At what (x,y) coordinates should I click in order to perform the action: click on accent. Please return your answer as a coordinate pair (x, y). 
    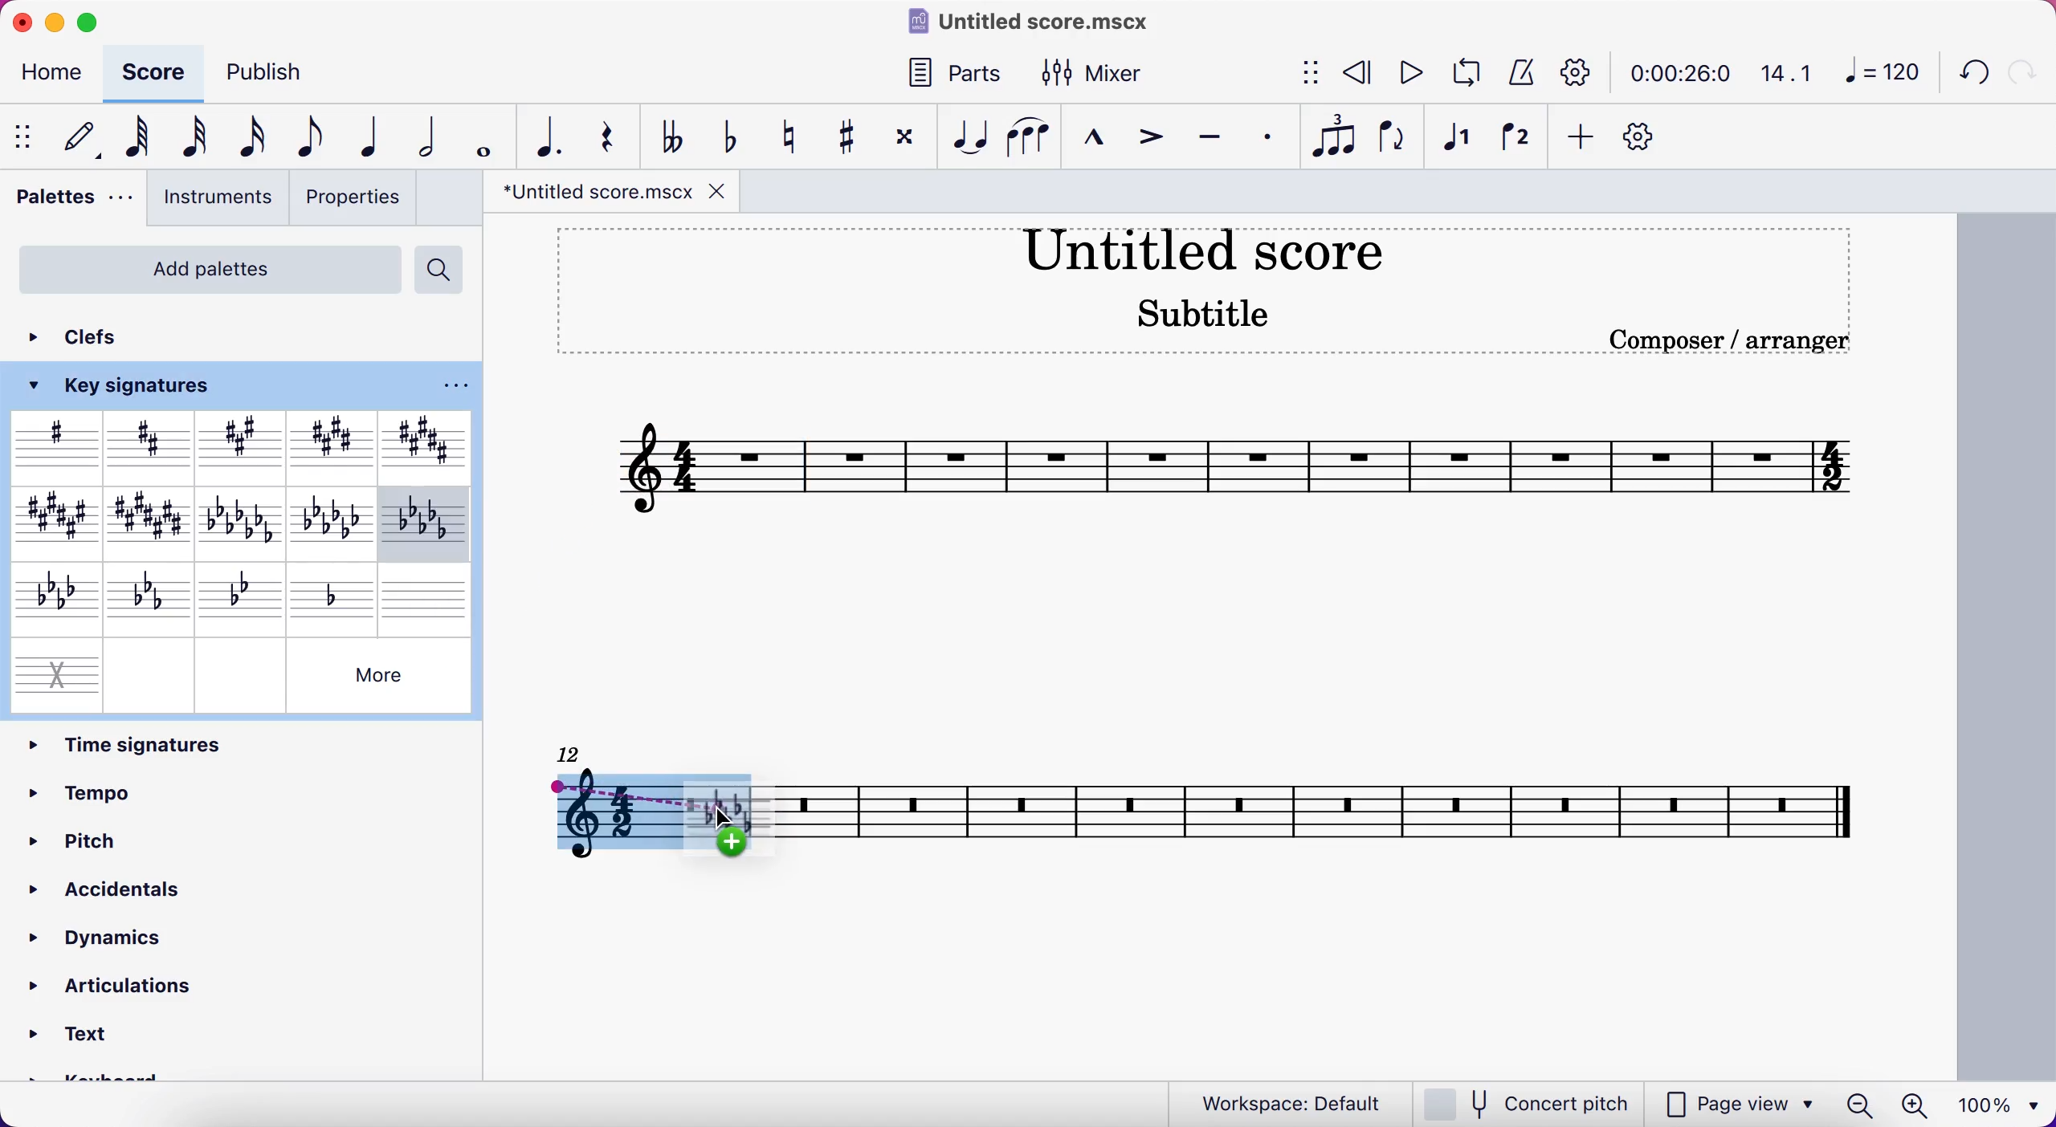
    Looking at the image, I should click on (1154, 146).